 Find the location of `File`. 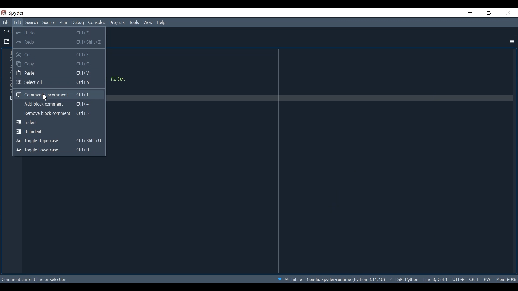

File is located at coordinates (6, 23).